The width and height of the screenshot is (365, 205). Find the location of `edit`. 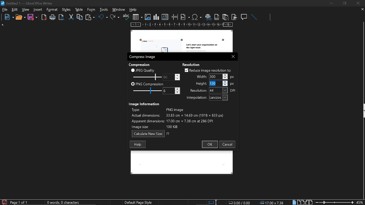

edit is located at coordinates (15, 10).